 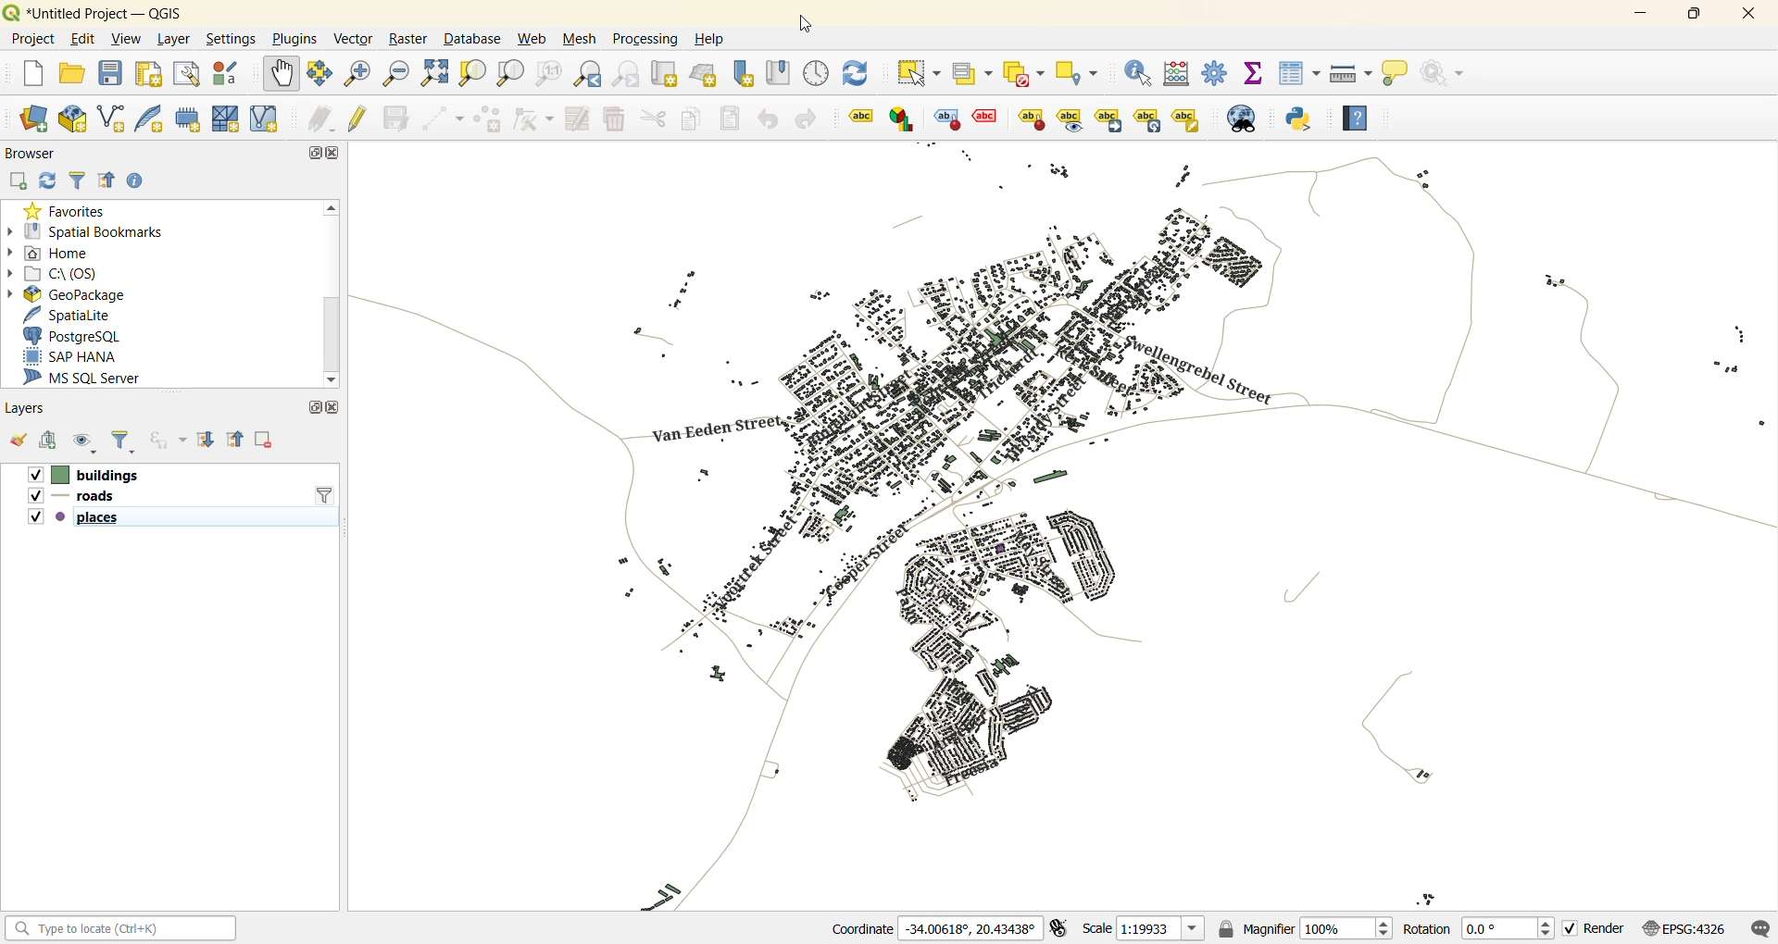 I want to click on add polygon, so click(x=484, y=121).